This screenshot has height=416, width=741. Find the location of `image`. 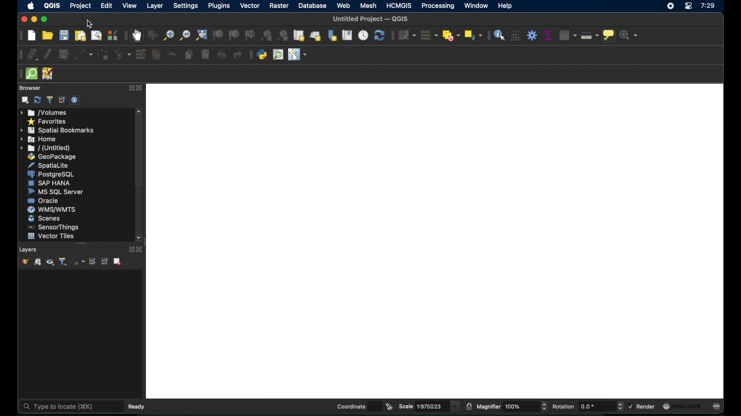

image is located at coordinates (667, 406).